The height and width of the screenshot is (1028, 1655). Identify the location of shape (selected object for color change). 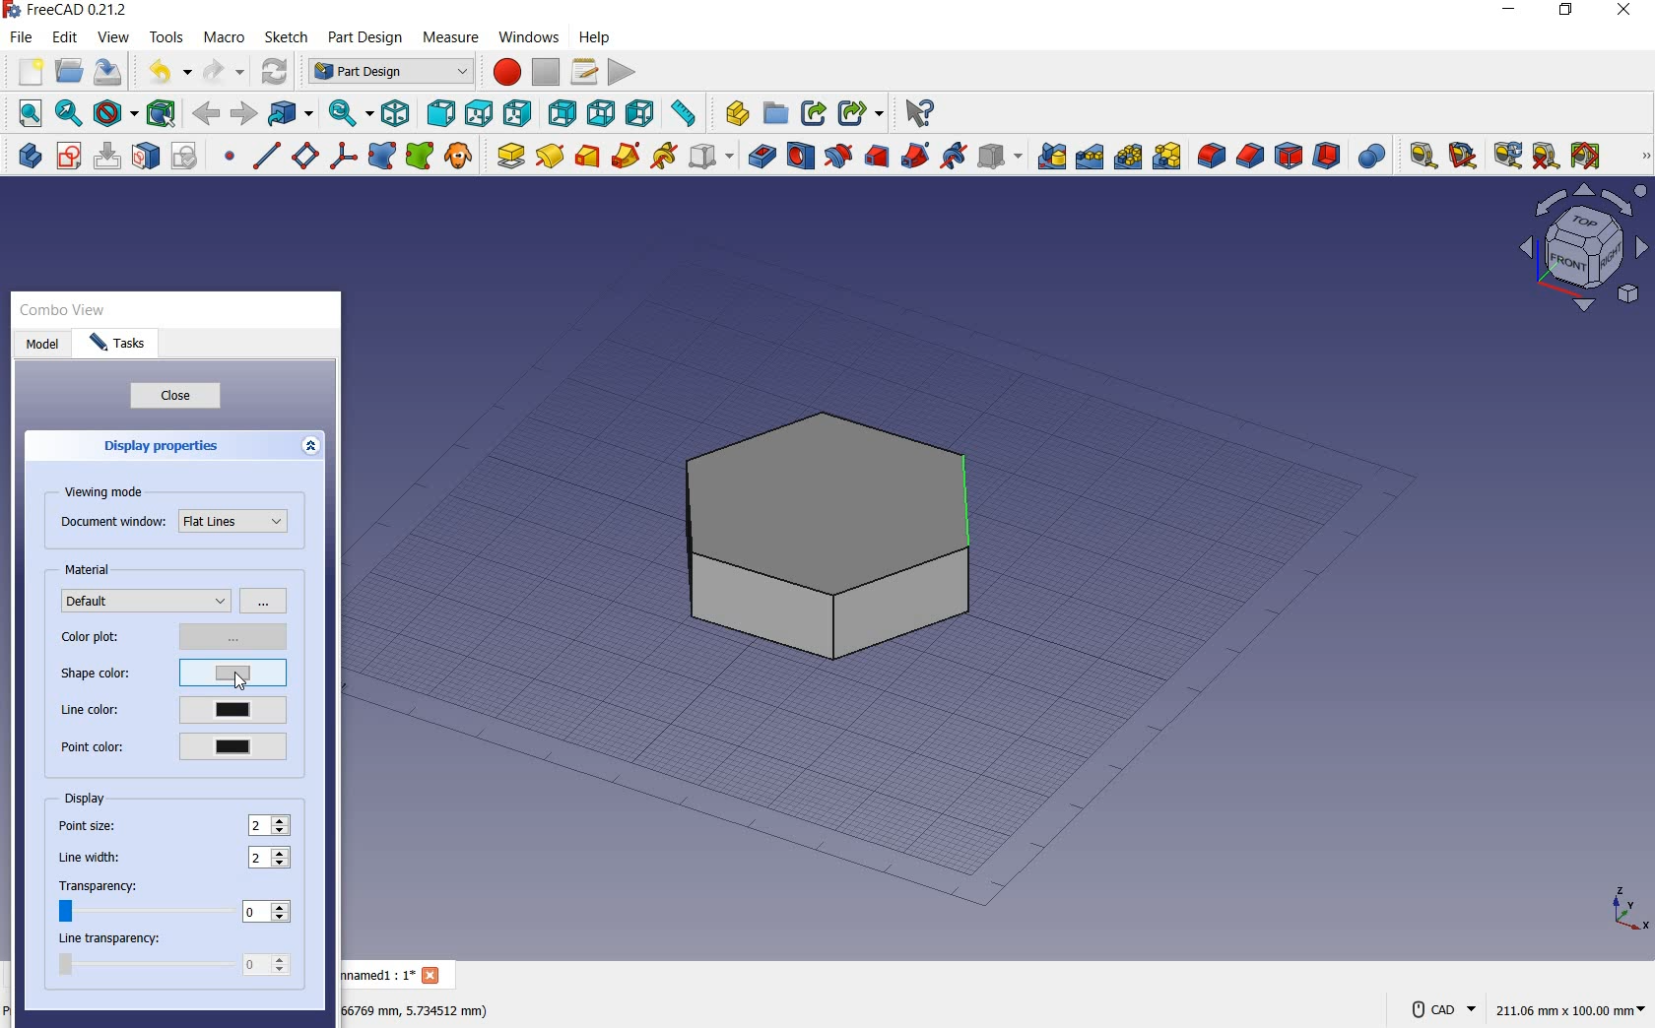
(819, 534).